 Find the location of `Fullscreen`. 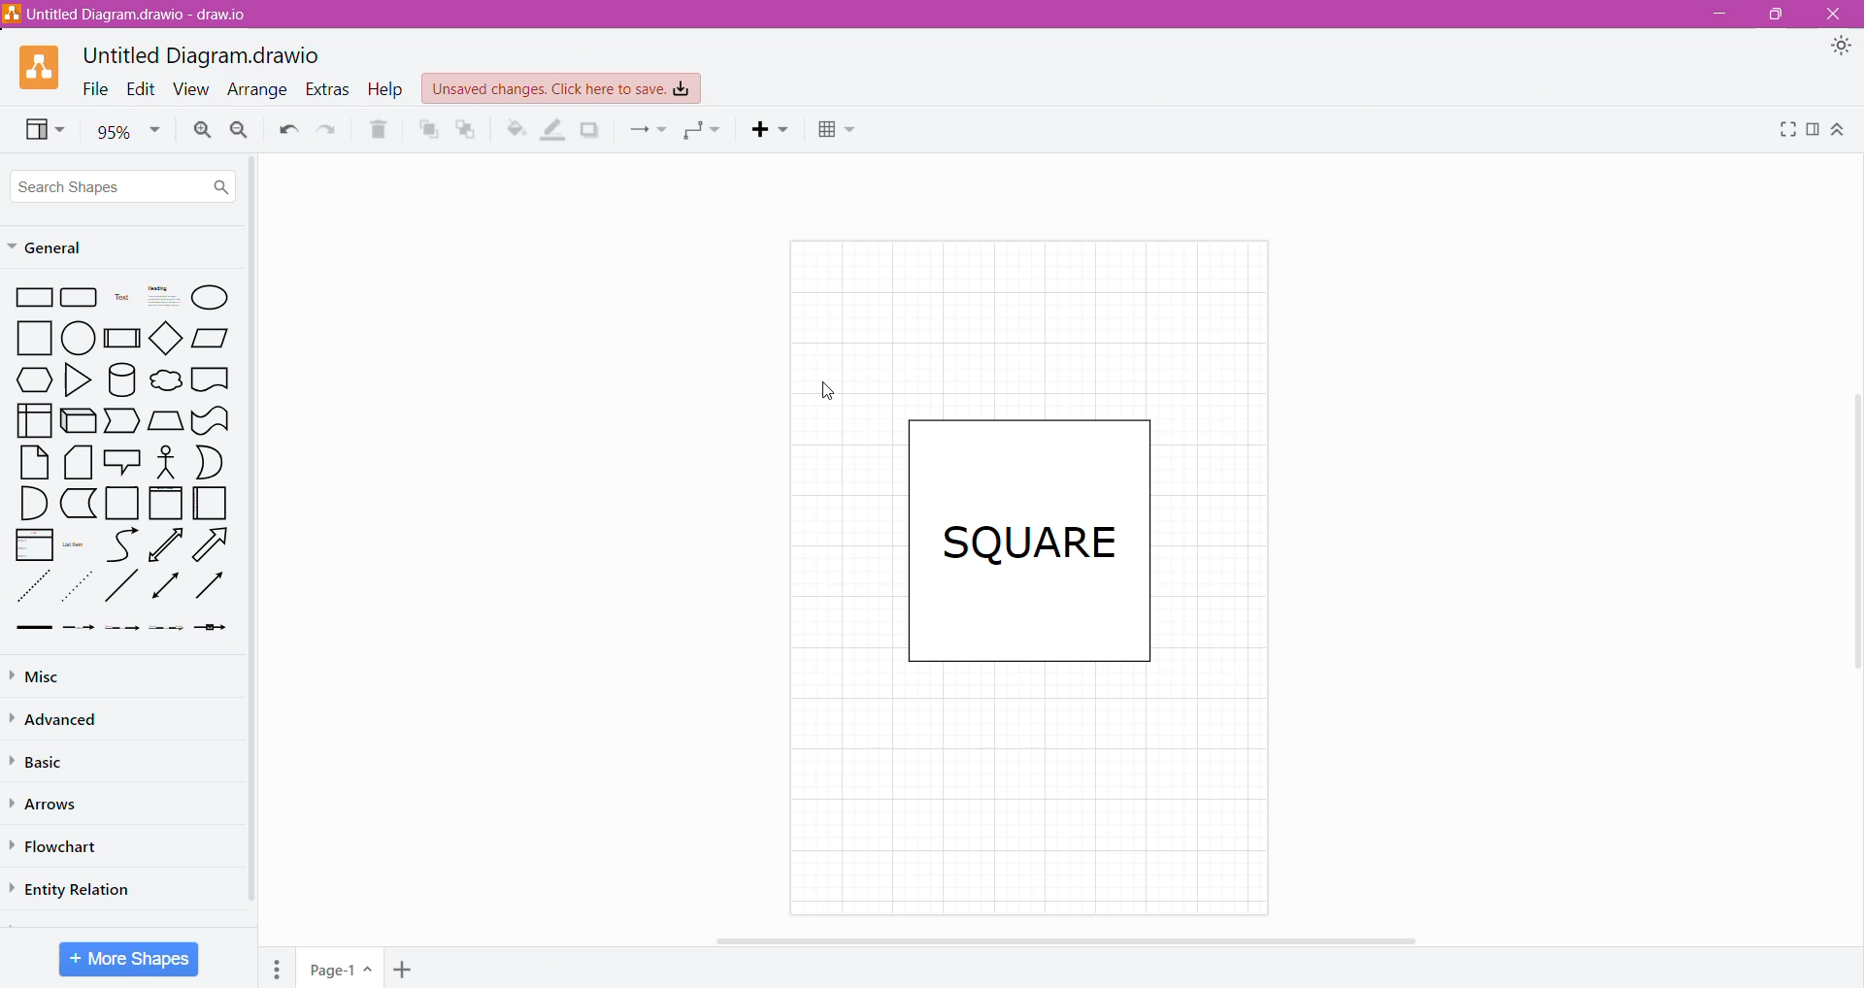

Fullscreen is located at coordinates (1784, 133).